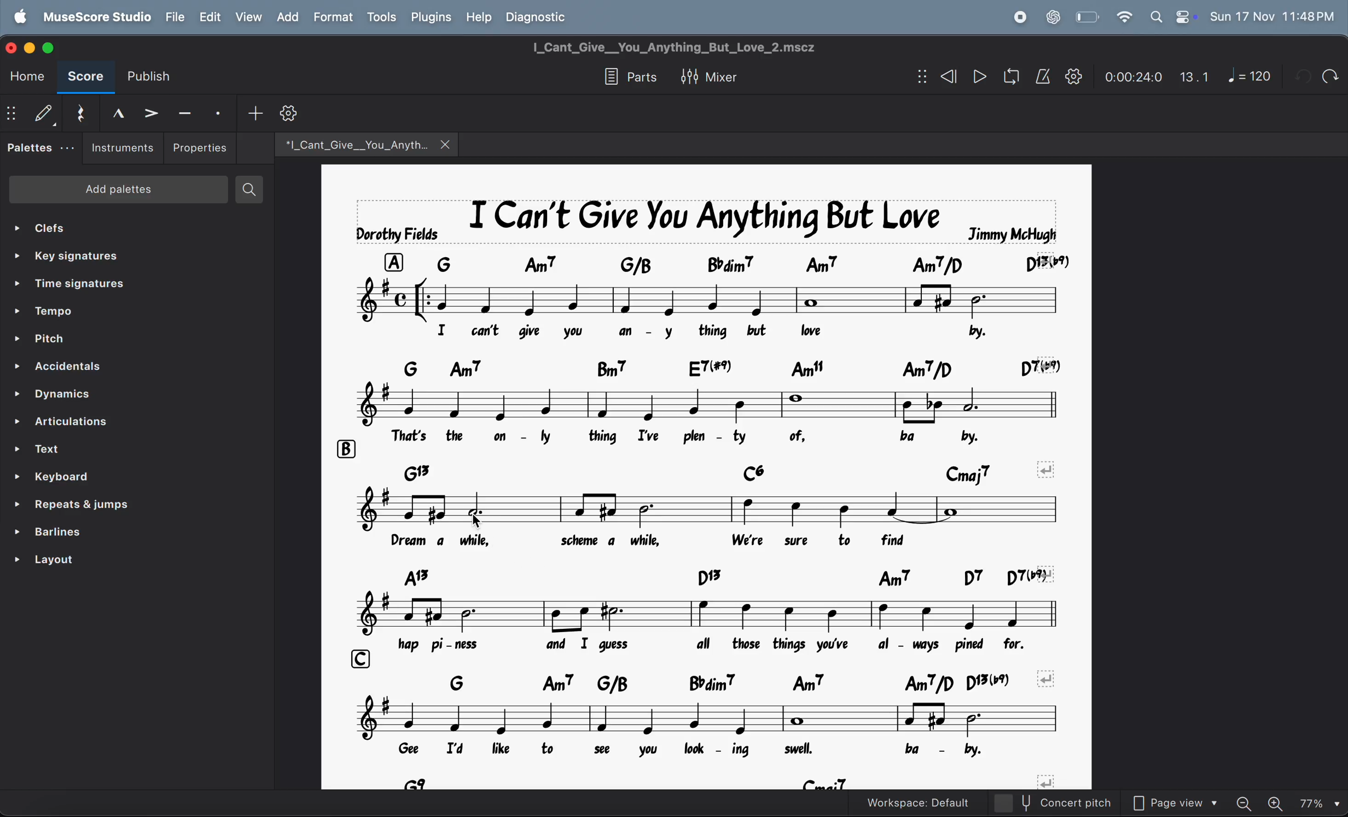  What do you see at coordinates (719, 262) in the screenshot?
I see `key note` at bounding box center [719, 262].